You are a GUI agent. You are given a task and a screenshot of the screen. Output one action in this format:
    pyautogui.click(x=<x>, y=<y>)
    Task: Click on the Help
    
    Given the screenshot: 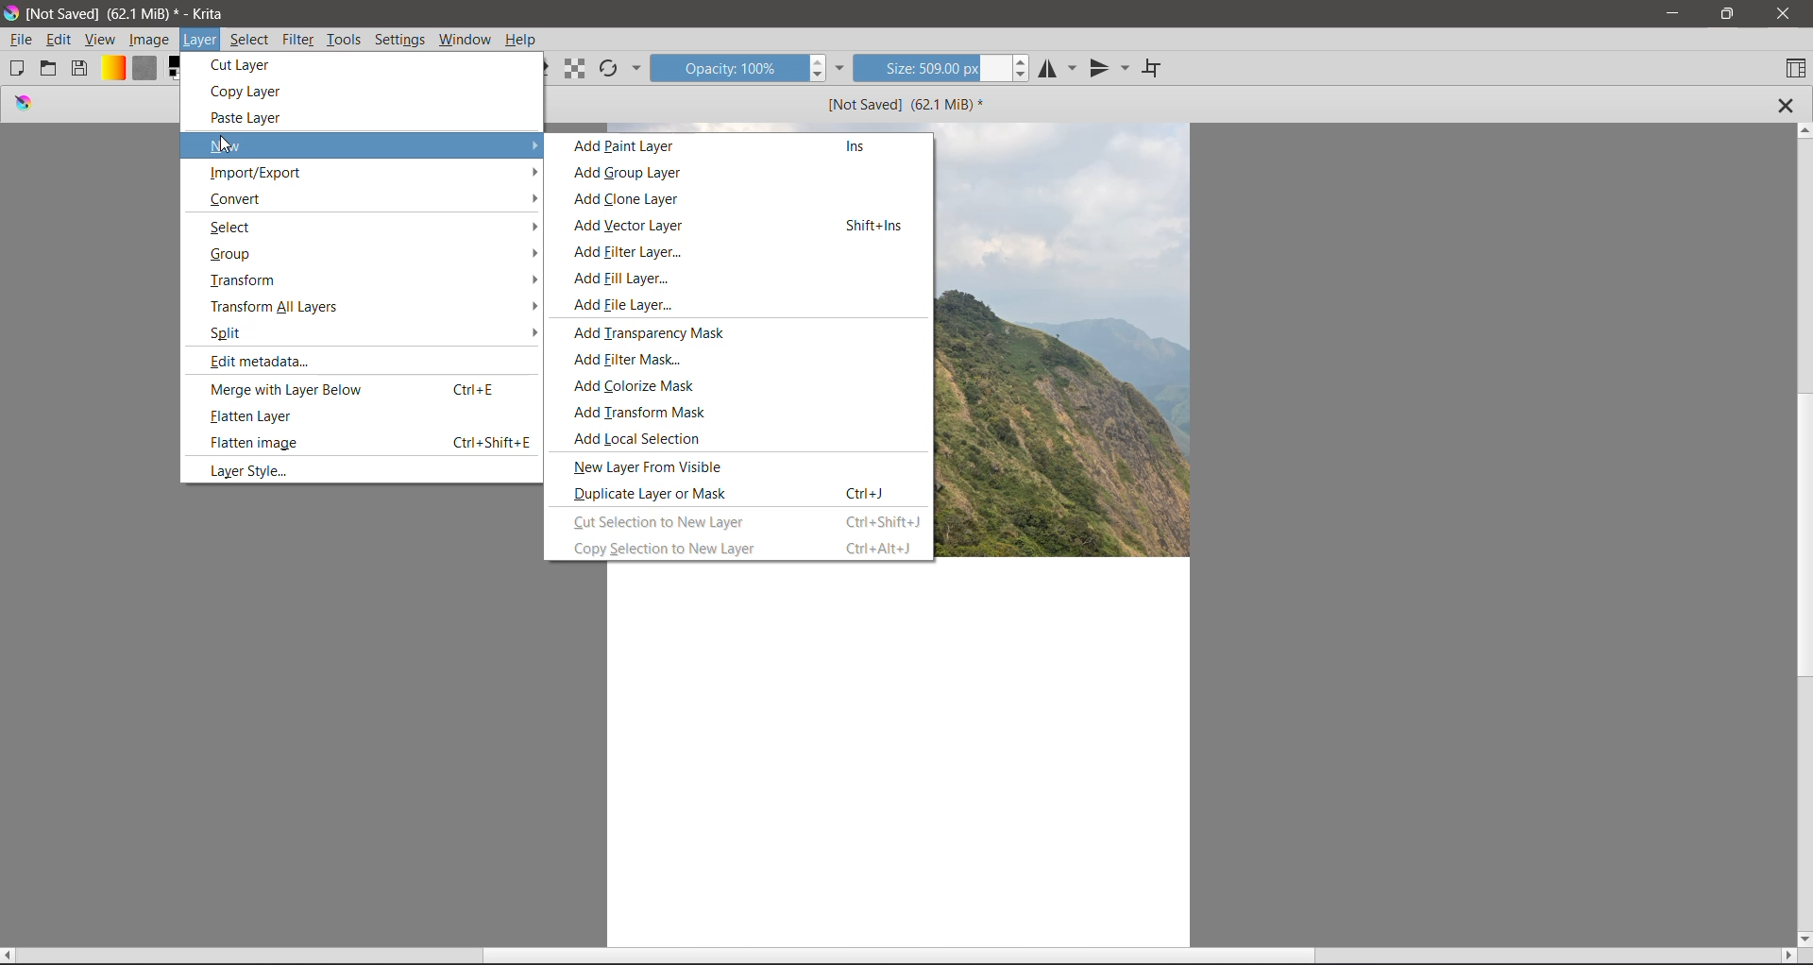 What is the action you would take?
    pyautogui.click(x=520, y=40)
    